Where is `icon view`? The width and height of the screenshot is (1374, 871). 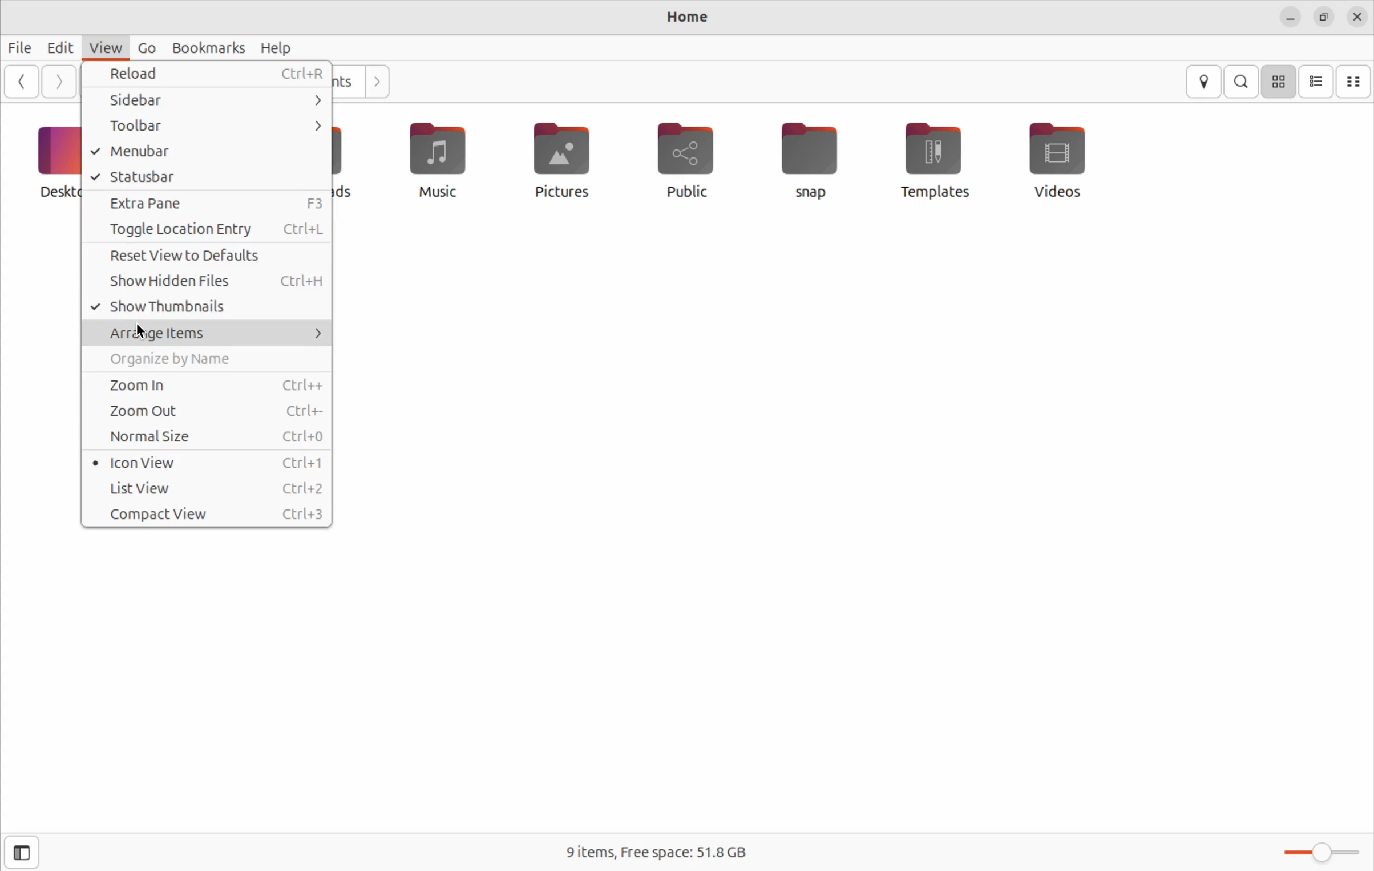 icon view is located at coordinates (1278, 83).